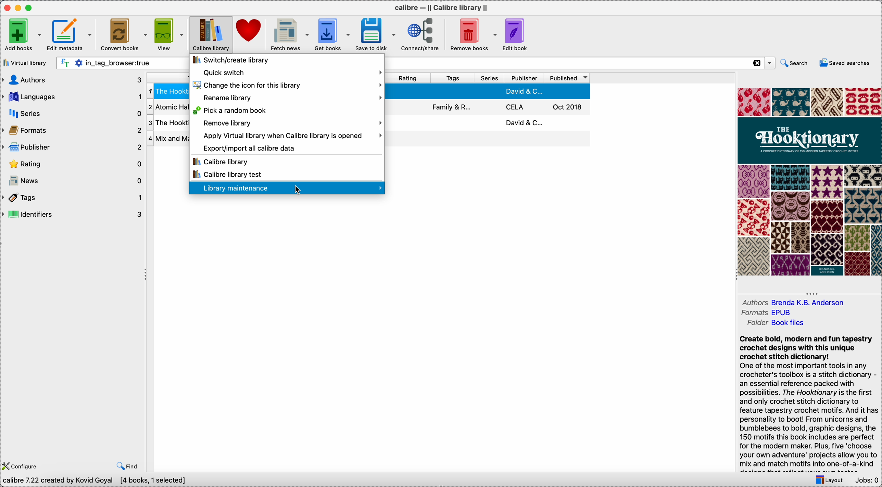  Describe the element at coordinates (21, 466) in the screenshot. I see `configure` at that location.